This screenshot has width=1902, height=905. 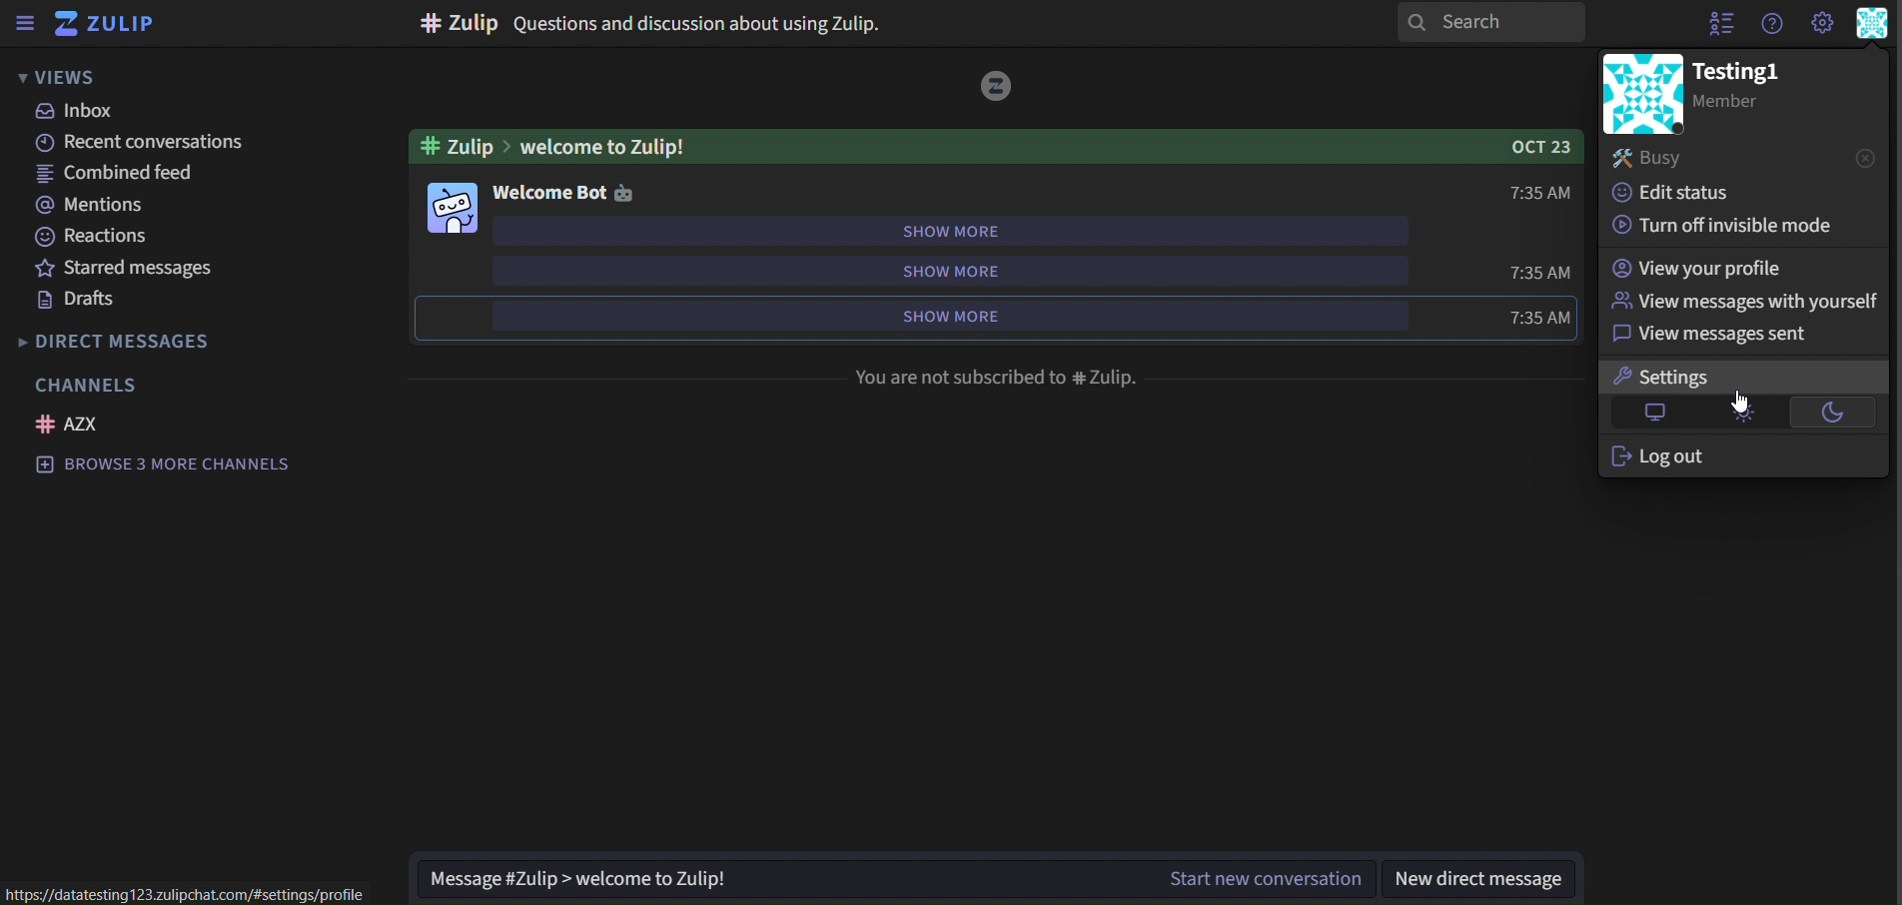 I want to click on 7:35AM, so click(x=1532, y=316).